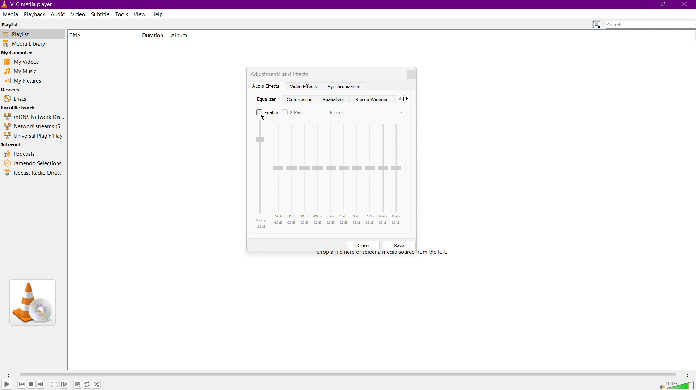  I want to click on Media Library, so click(33, 44).